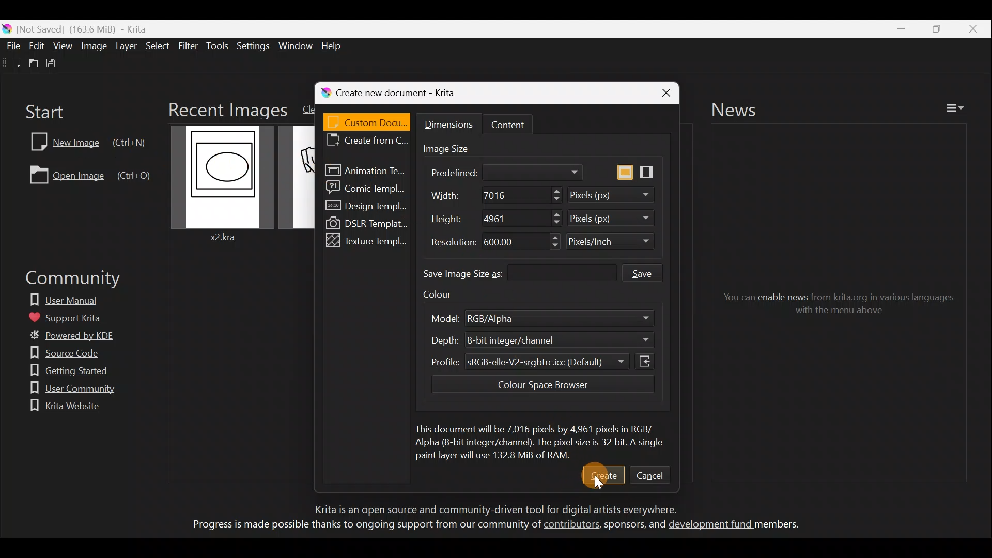  Describe the element at coordinates (489, 519) in the screenshot. I see `Krita is an open source and community driven tool for digital artists everywhere. Progress is made possible, thanks to ongoing support from our community of contributors, sponsors and development fund members` at that location.